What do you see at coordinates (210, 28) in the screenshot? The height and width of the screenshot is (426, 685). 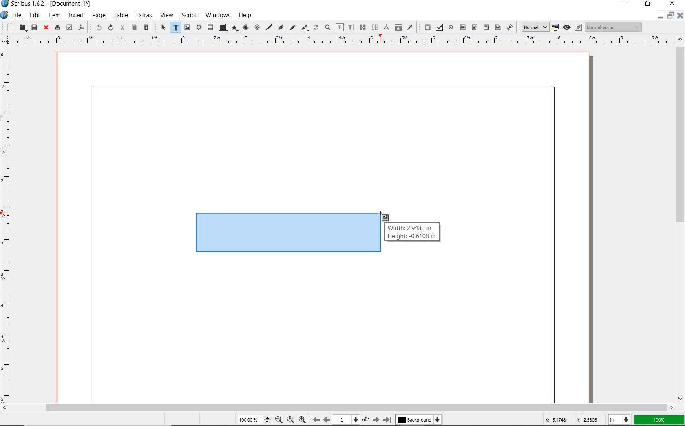 I see `table` at bounding box center [210, 28].